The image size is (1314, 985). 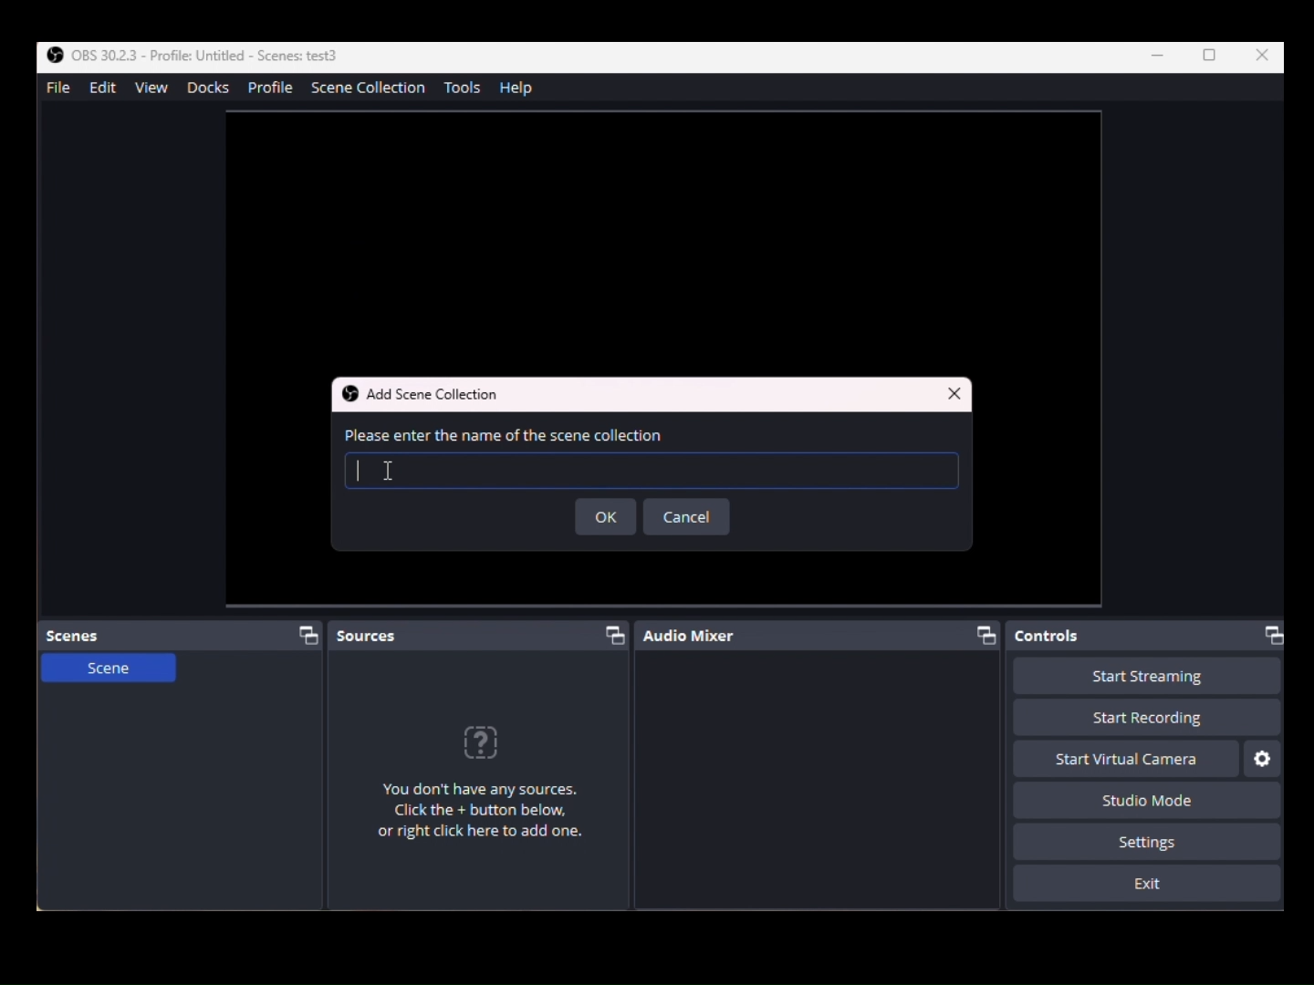 What do you see at coordinates (188, 55) in the screenshot?
I see `OBS` at bounding box center [188, 55].